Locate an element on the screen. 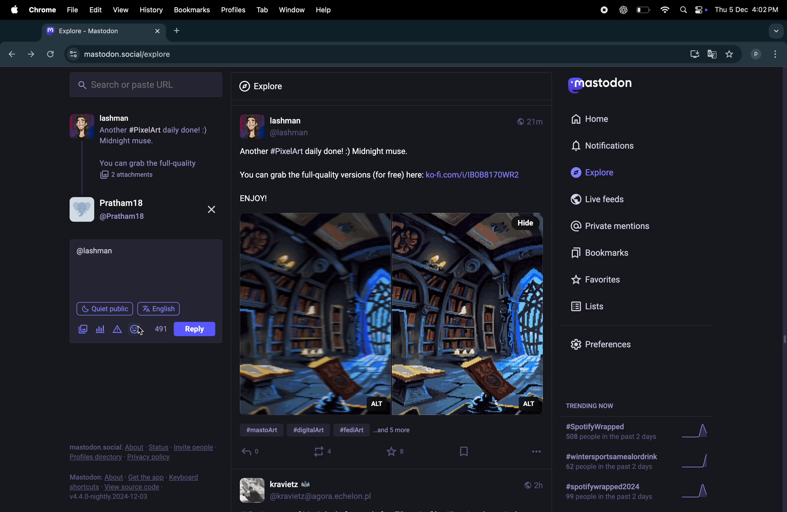 The height and width of the screenshot is (512, 787). userprofile is located at coordinates (295, 127).